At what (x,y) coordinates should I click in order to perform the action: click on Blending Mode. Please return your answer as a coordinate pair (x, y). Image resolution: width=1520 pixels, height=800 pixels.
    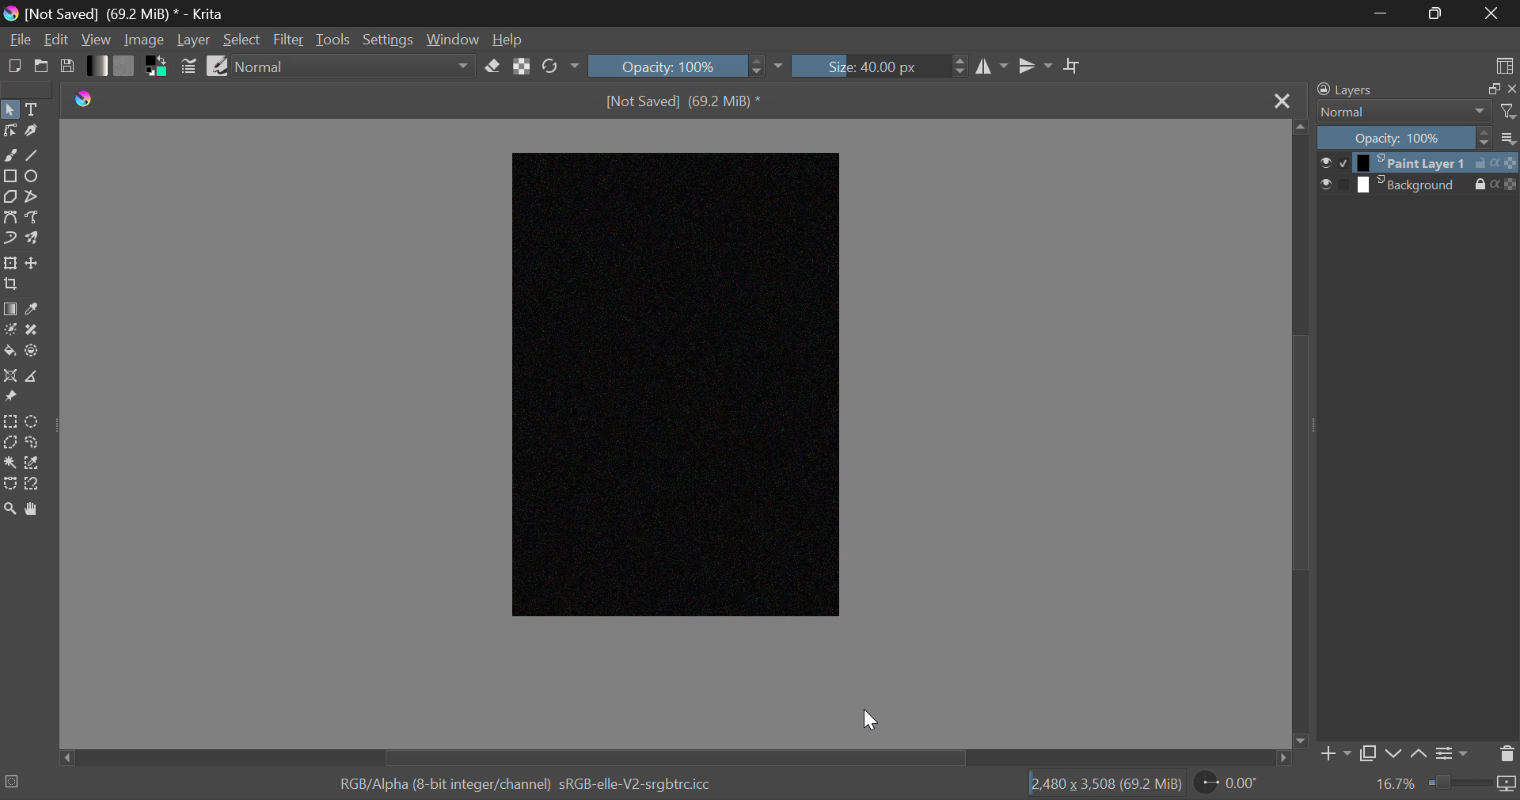
    Looking at the image, I should click on (354, 69).